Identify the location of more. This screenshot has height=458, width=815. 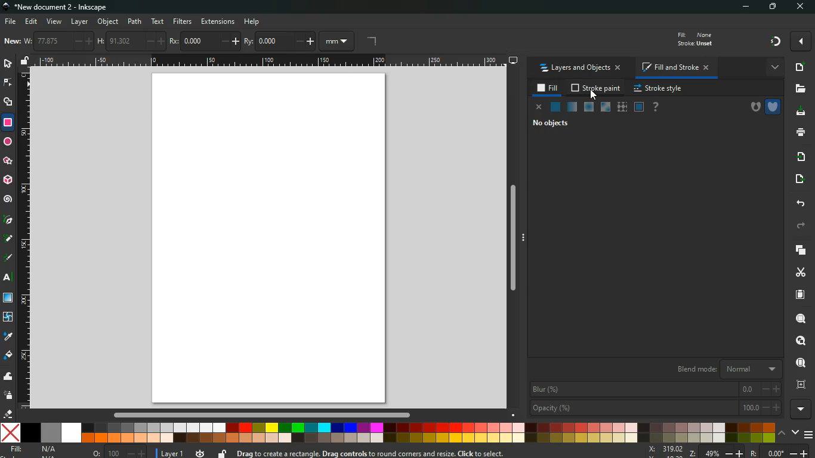
(773, 68).